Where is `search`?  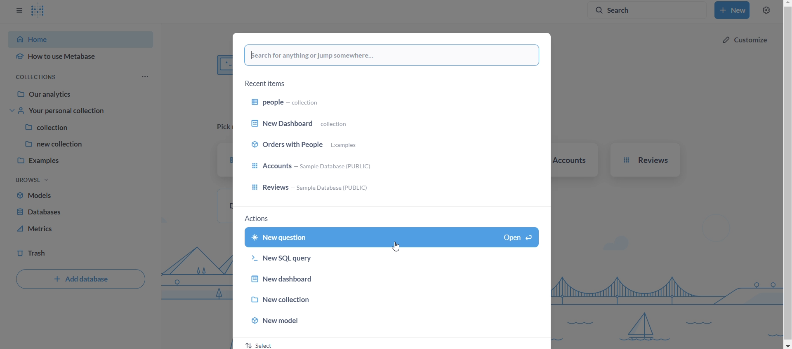
search is located at coordinates (642, 10).